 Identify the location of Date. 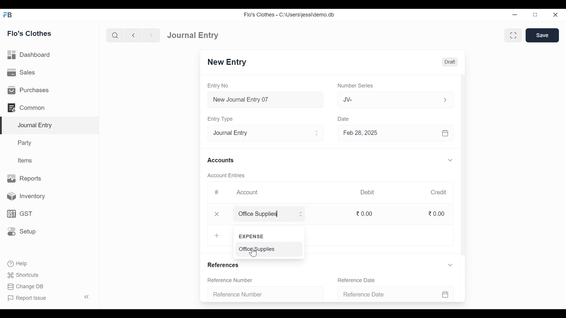
(345, 119).